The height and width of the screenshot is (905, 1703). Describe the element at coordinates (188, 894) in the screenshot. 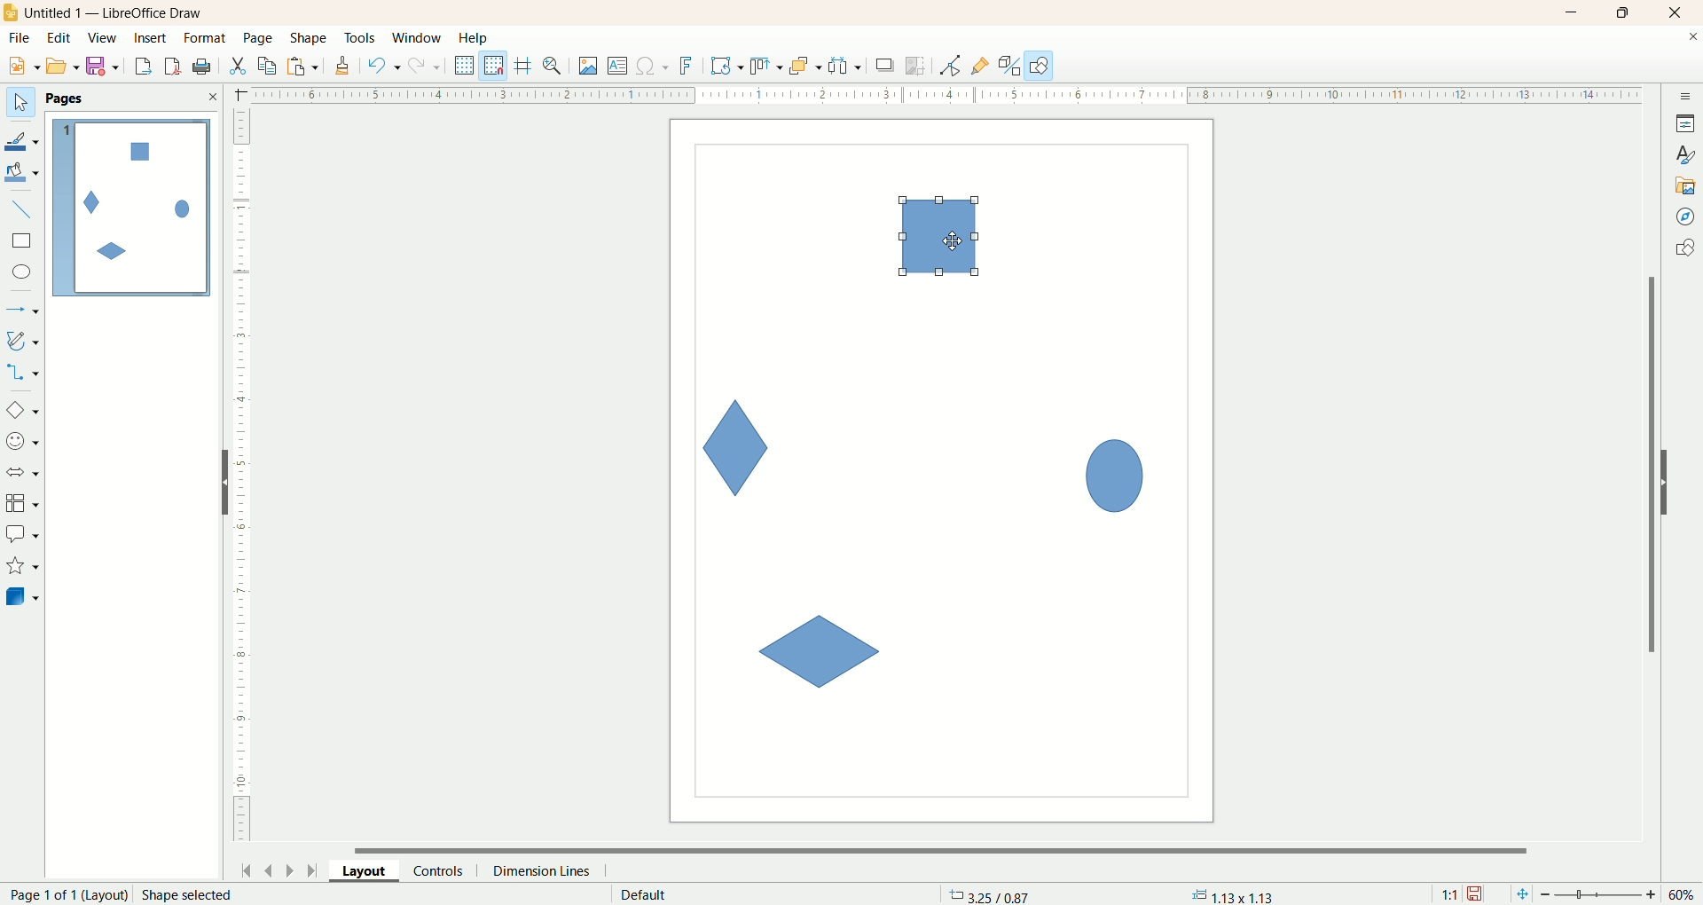

I see `Shape selected` at that location.